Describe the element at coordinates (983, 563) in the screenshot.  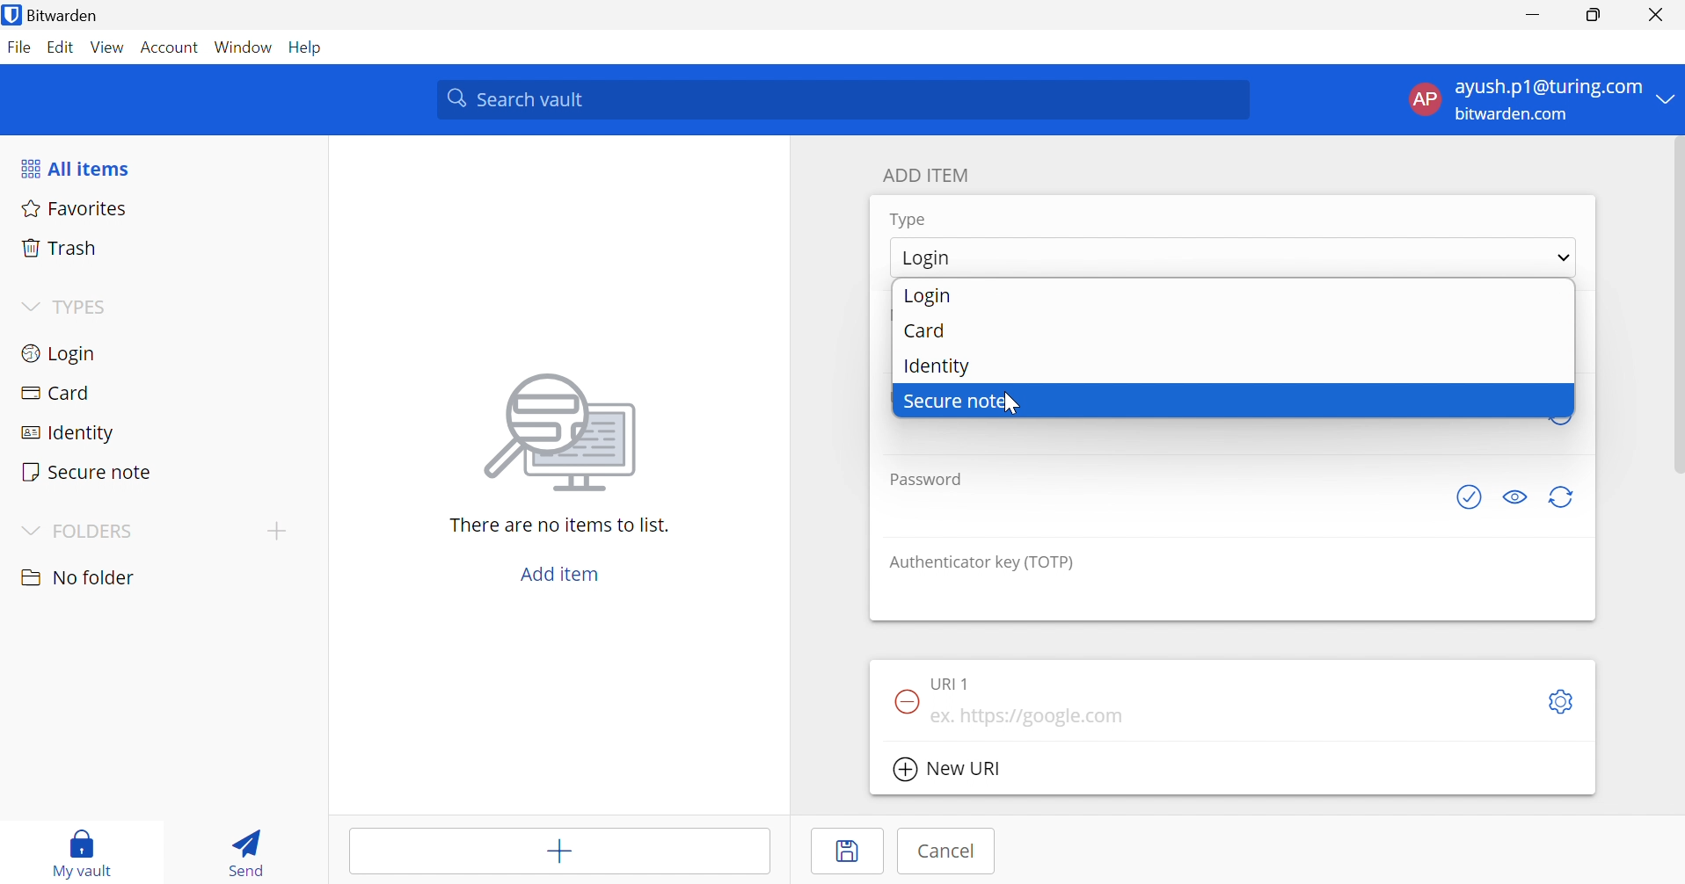
I see `Authenticator (TOTP)` at that location.